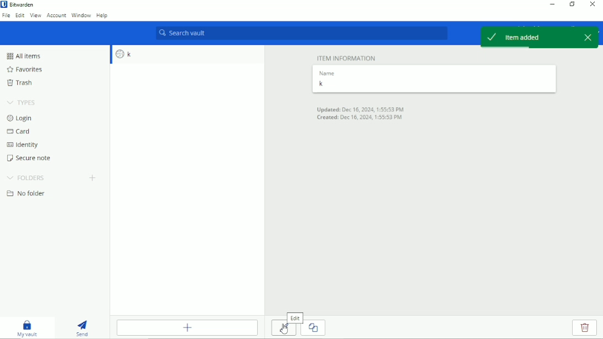 The height and width of the screenshot is (339, 603). I want to click on Item added, so click(525, 38).